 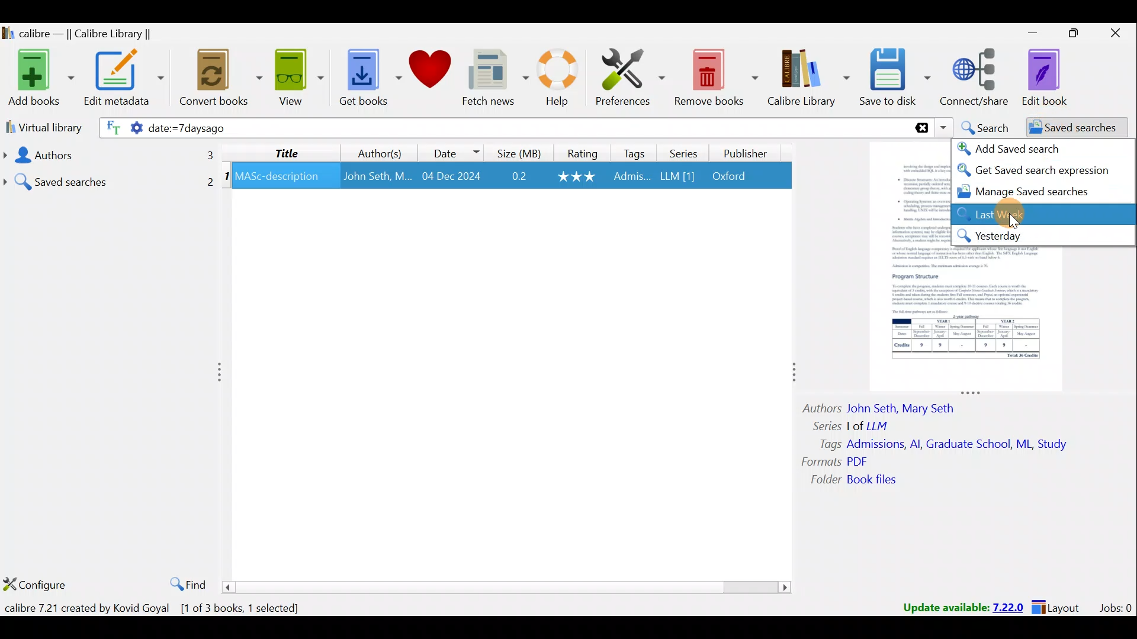 I want to click on Preferences, so click(x=632, y=75).